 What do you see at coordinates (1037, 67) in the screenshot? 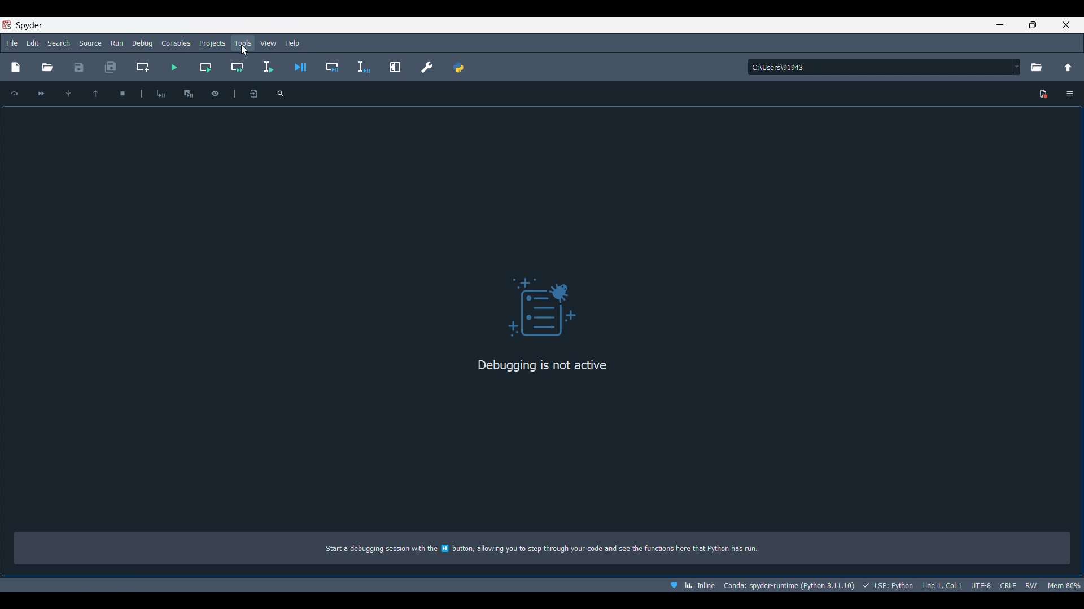
I see `Browse a working directory` at bounding box center [1037, 67].